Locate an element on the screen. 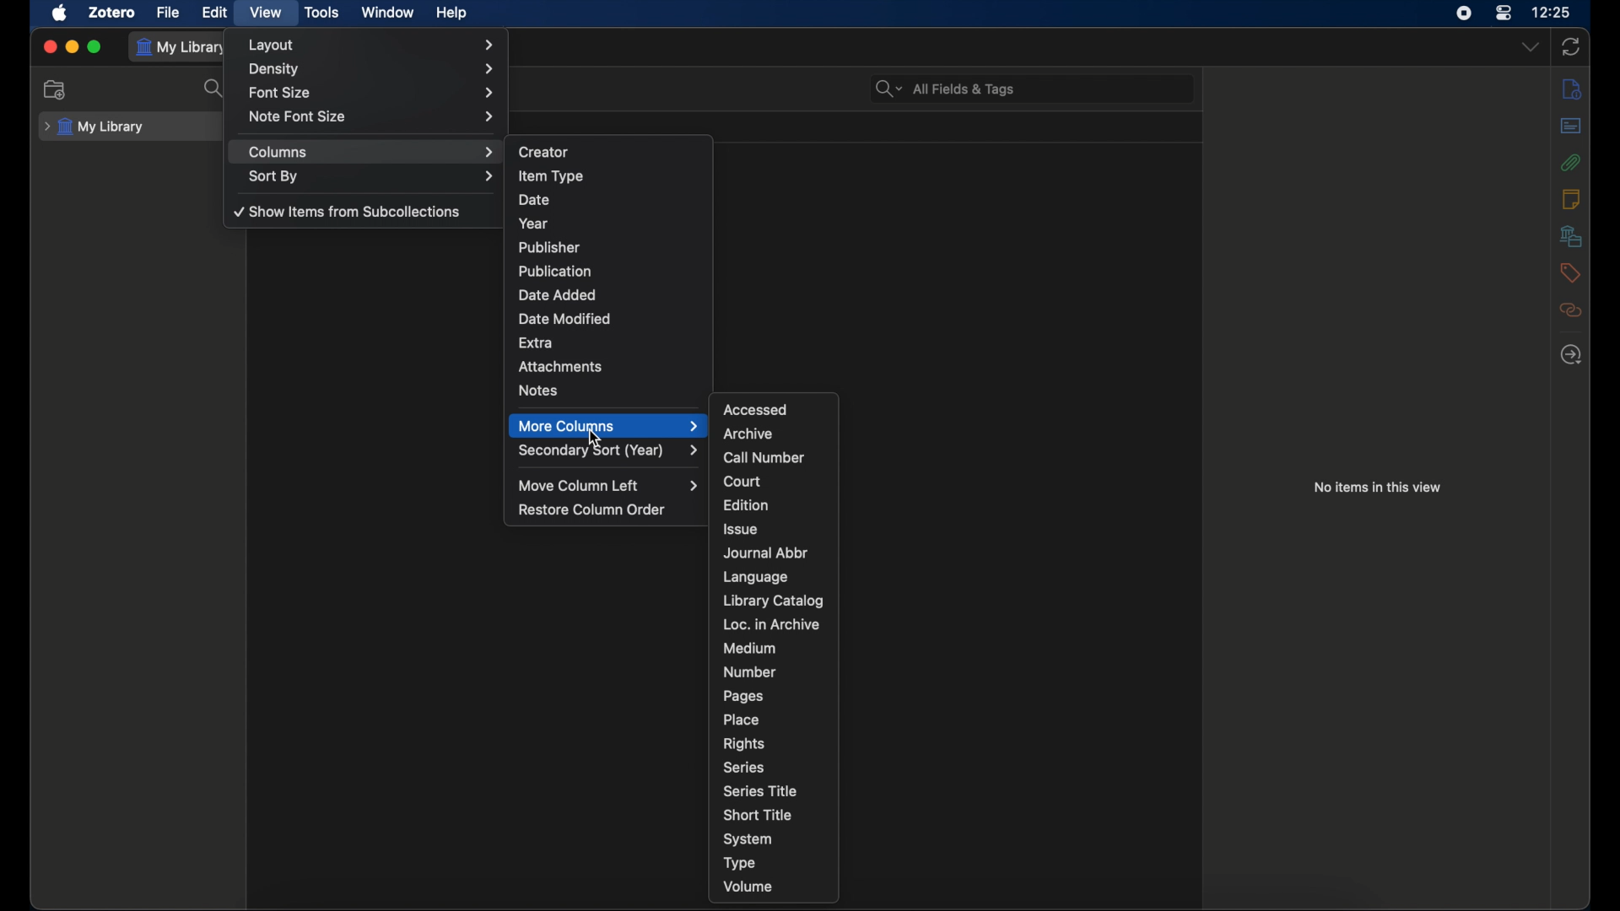  loc. in archive is located at coordinates (770, 625).